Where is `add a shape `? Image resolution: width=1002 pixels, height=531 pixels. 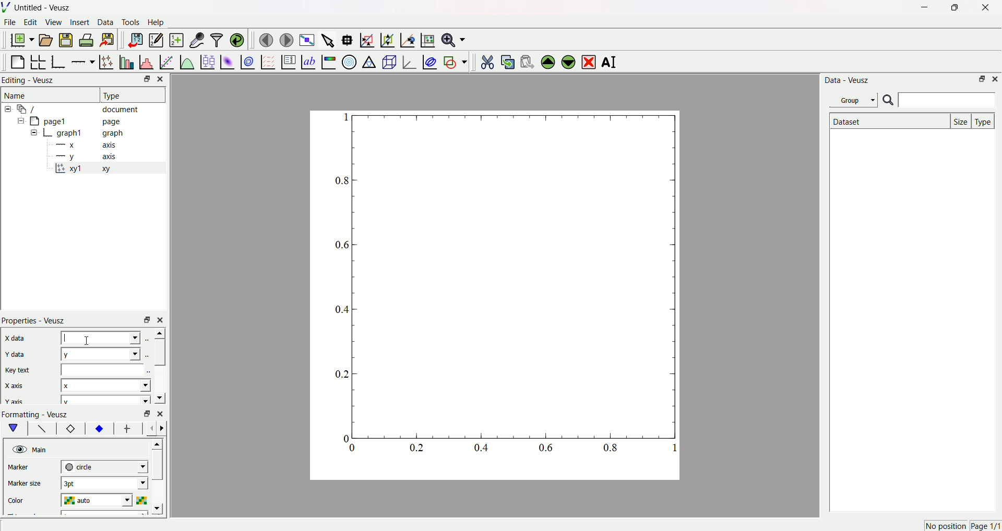 add a shape  is located at coordinates (455, 62).